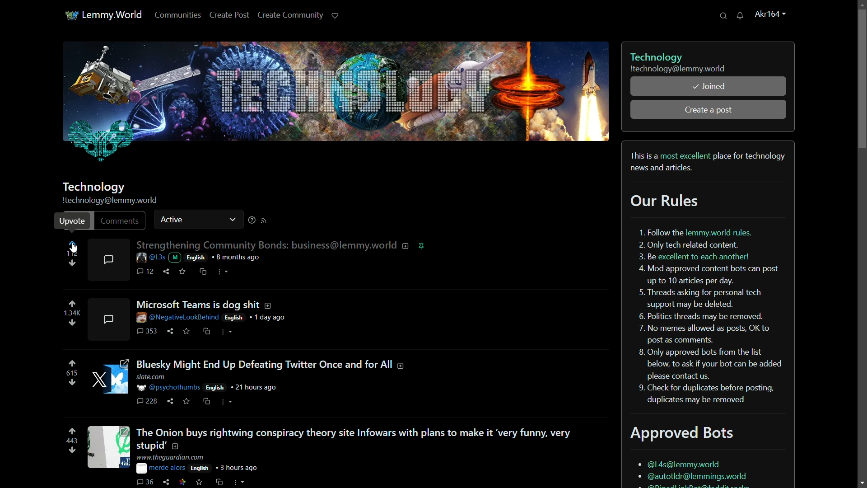 Image resolution: width=867 pixels, height=488 pixels. What do you see at coordinates (74, 304) in the screenshot?
I see `upvote` at bounding box center [74, 304].